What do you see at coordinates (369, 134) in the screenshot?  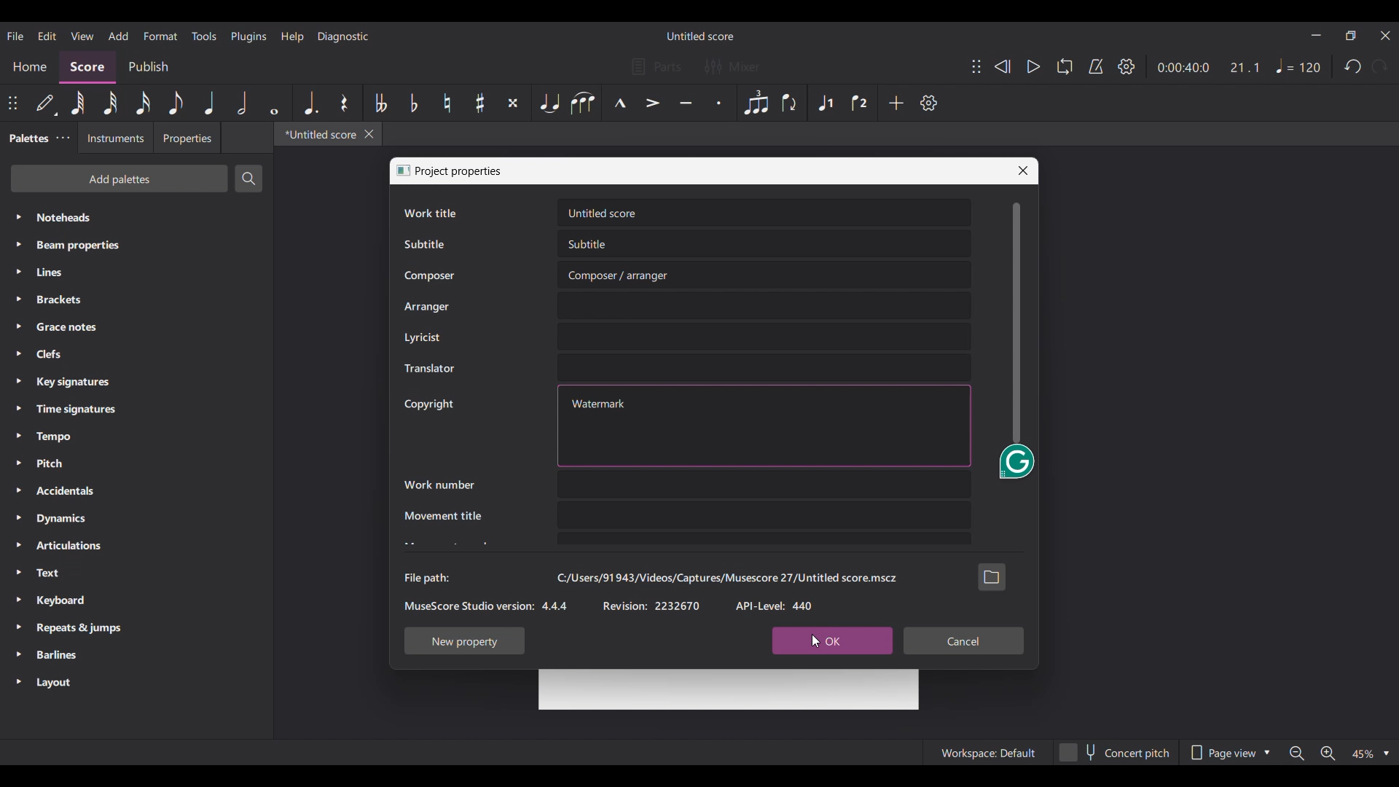 I see `Close tab` at bounding box center [369, 134].